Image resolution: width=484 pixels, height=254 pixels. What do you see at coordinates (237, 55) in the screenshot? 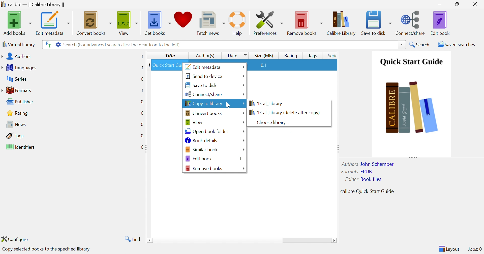
I see `Date` at bounding box center [237, 55].